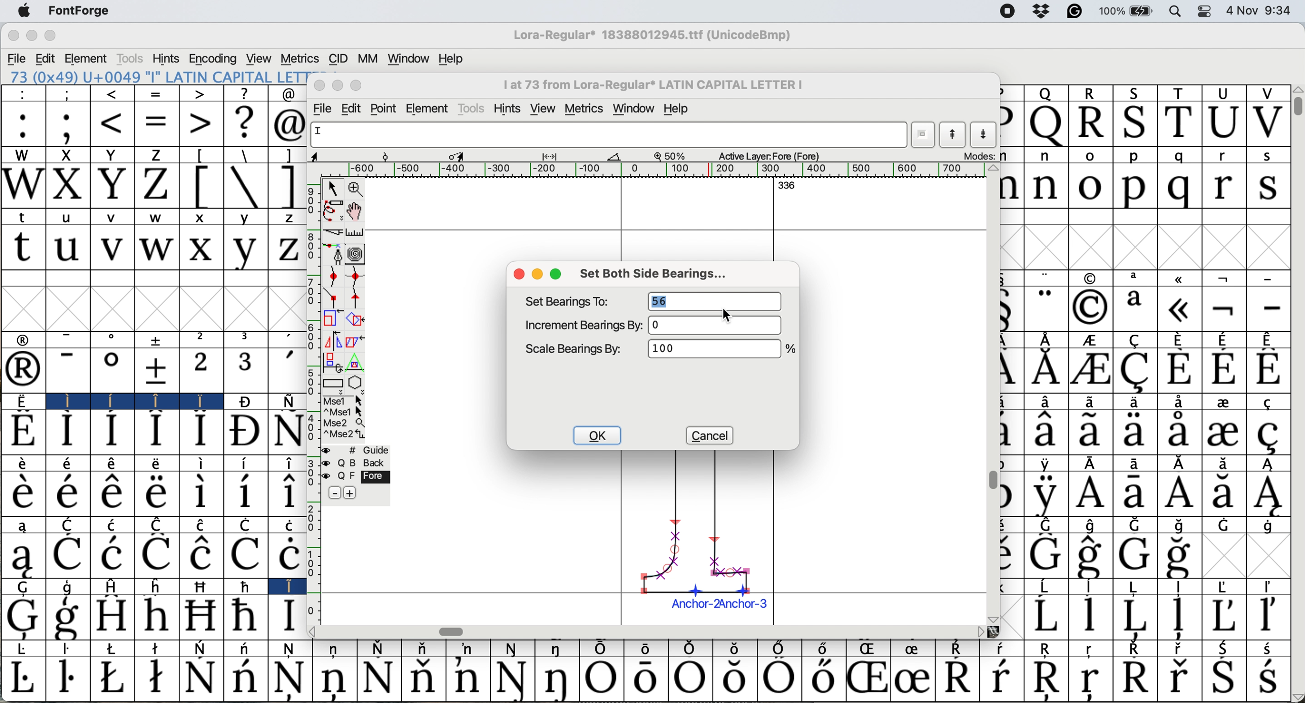  What do you see at coordinates (635, 108) in the screenshot?
I see `window` at bounding box center [635, 108].